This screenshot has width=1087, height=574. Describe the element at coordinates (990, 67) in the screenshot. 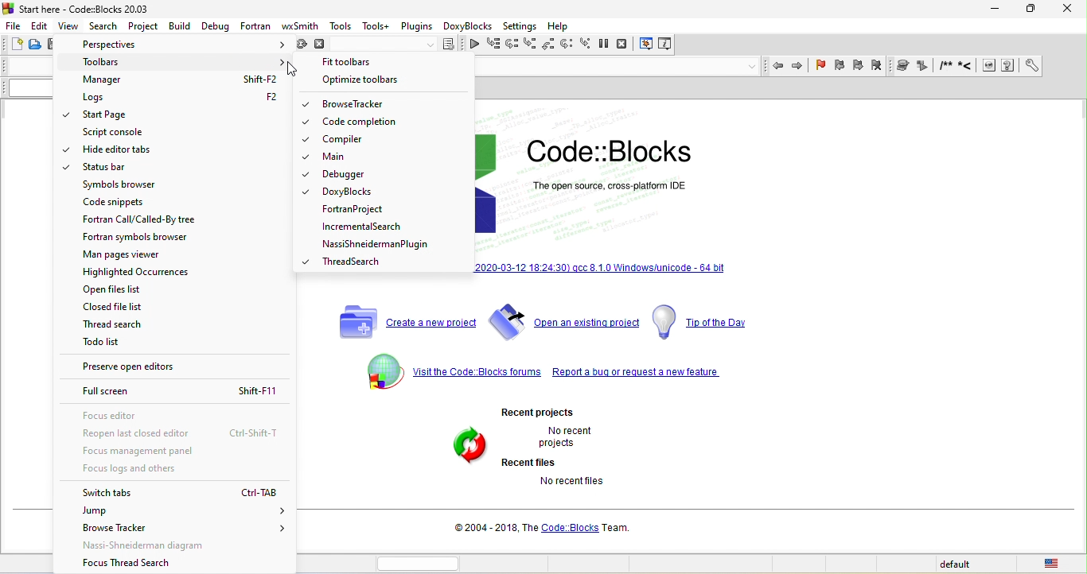

I see `run html ` at that location.